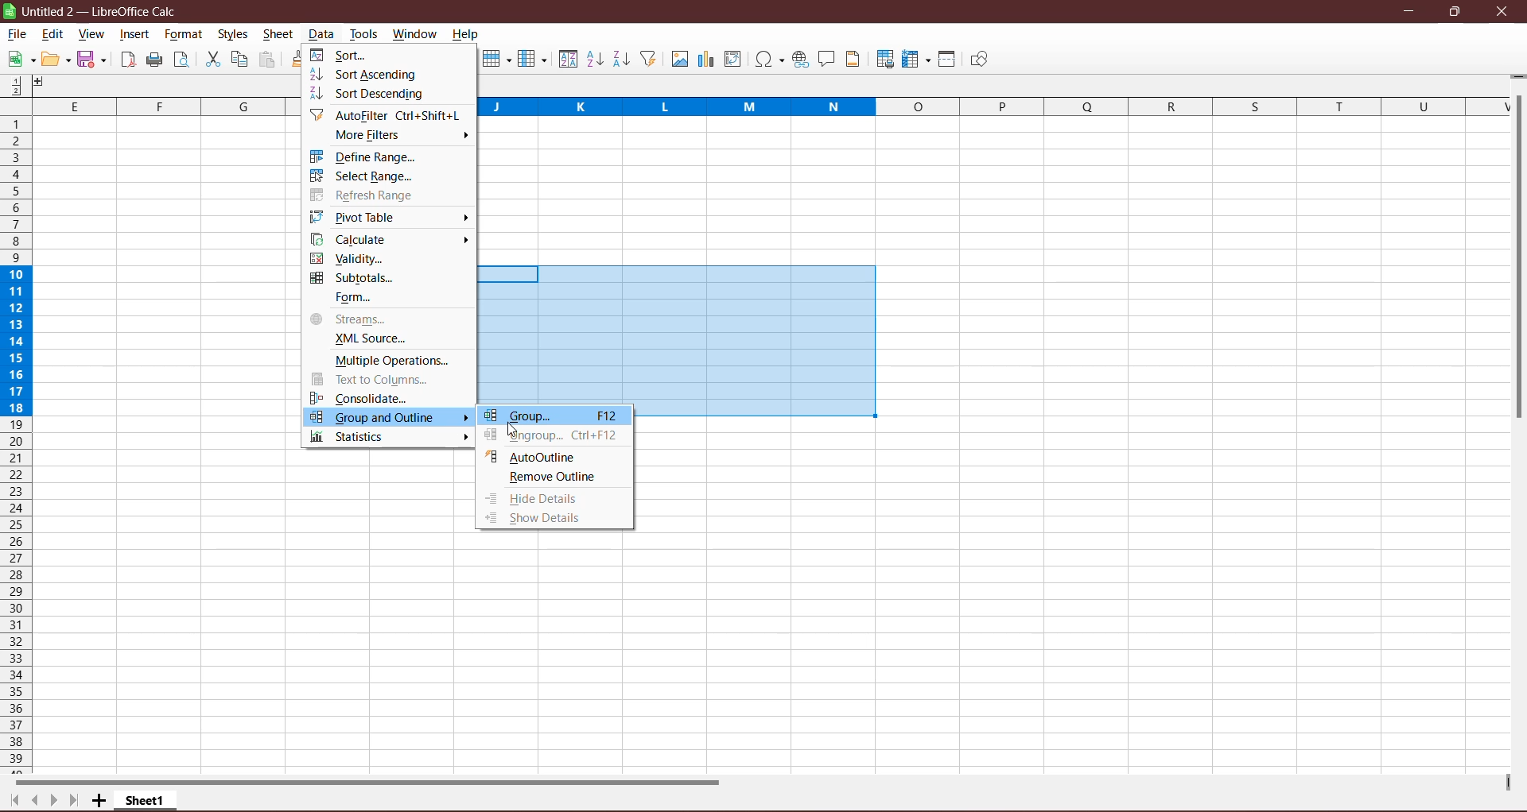  What do you see at coordinates (551, 478) in the screenshot?
I see `Remove Outline` at bounding box center [551, 478].